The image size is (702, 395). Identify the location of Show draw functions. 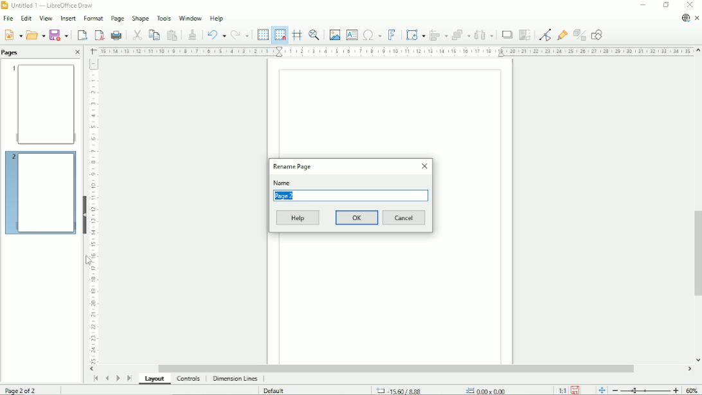
(597, 35).